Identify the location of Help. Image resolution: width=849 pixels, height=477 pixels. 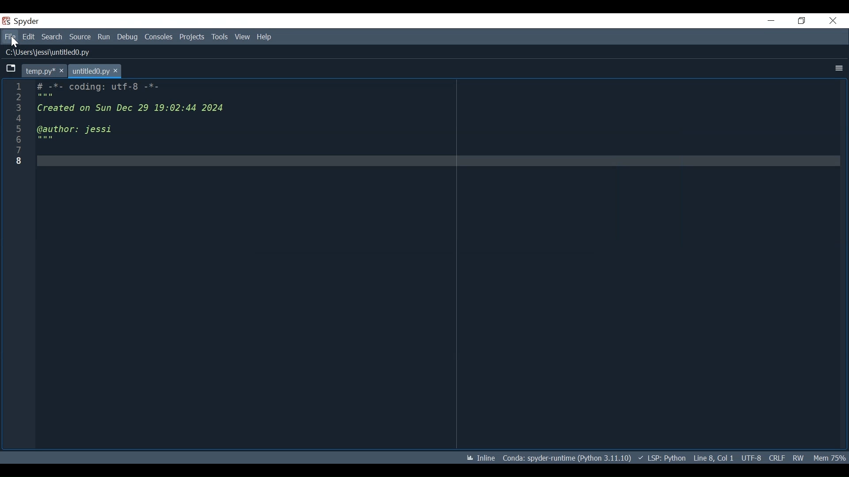
(263, 38).